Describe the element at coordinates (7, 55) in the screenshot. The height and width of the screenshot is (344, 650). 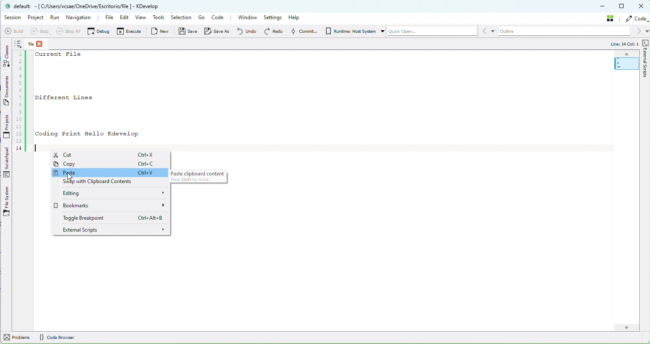
I see `Classes` at that location.